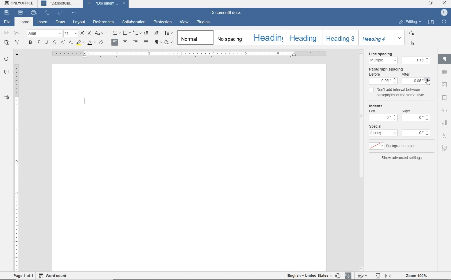 The height and width of the screenshot is (280, 451). Describe the element at coordinates (362, 52) in the screenshot. I see `scroll up` at that location.